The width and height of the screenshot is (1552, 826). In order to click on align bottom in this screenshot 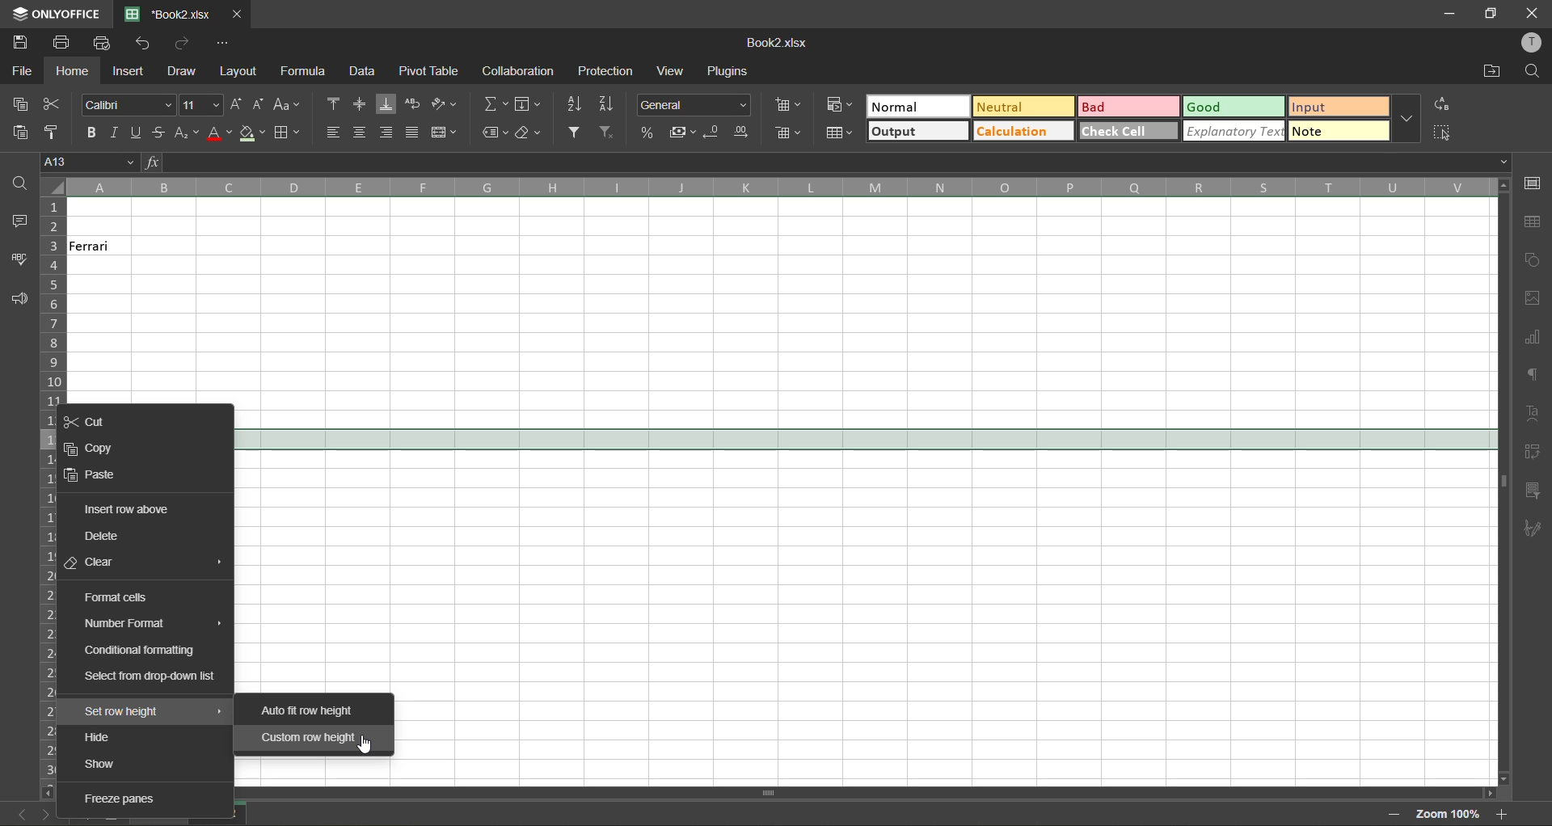, I will do `click(386, 103)`.